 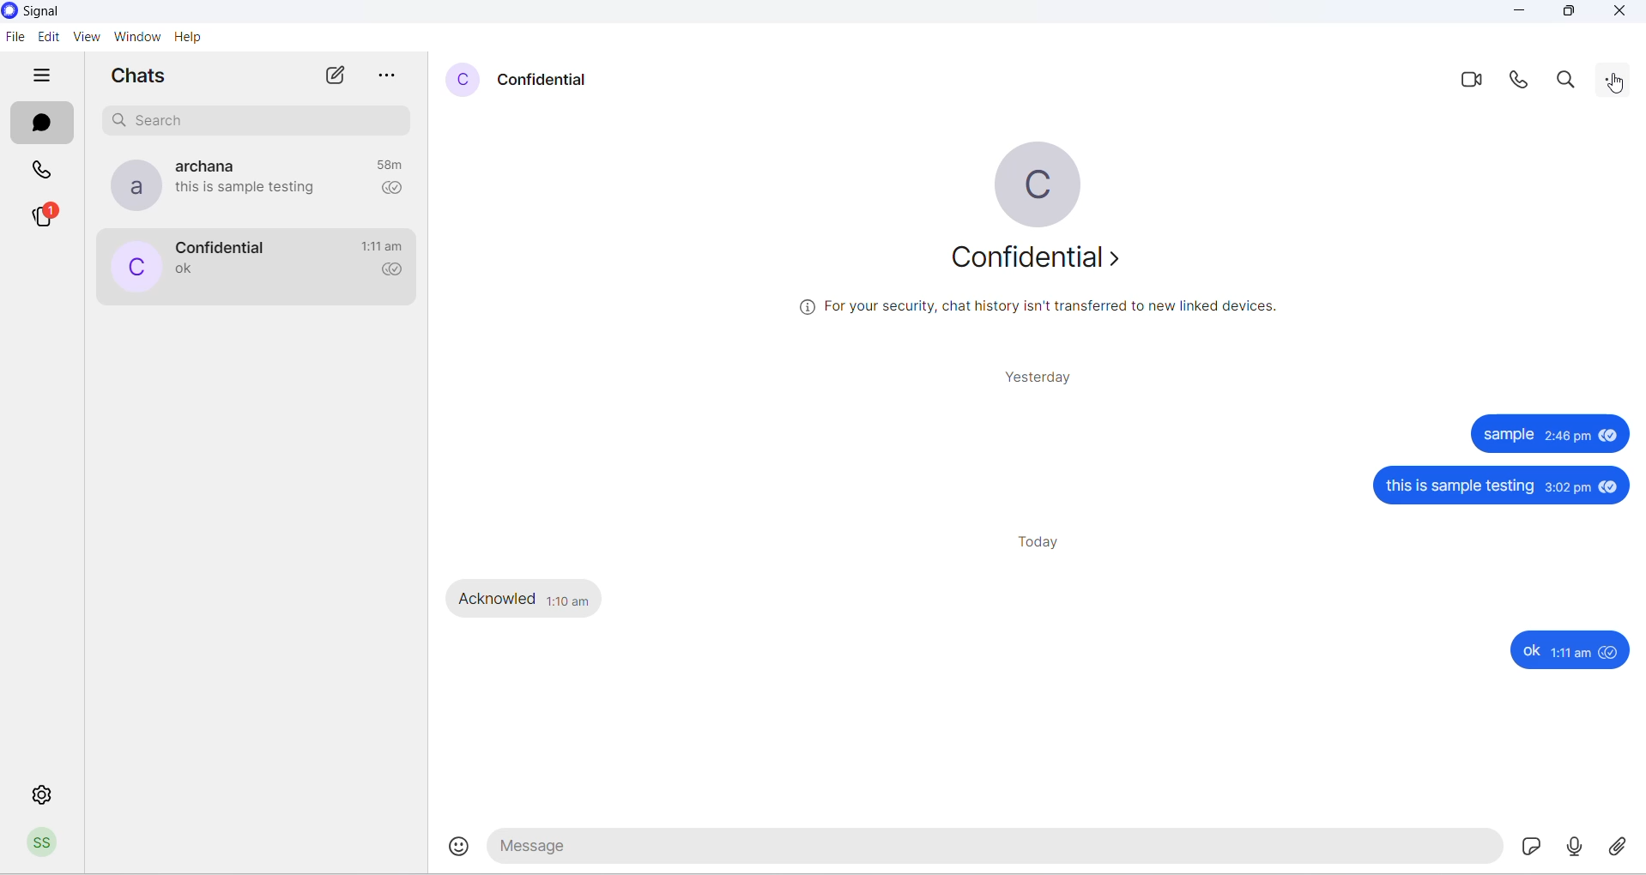 I want to click on about contact, so click(x=1042, y=264).